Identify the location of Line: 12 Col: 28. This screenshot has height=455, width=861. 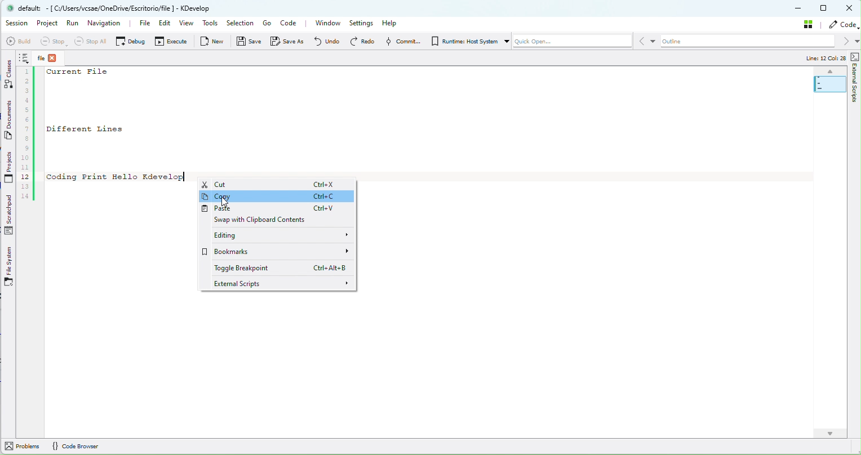
(820, 59).